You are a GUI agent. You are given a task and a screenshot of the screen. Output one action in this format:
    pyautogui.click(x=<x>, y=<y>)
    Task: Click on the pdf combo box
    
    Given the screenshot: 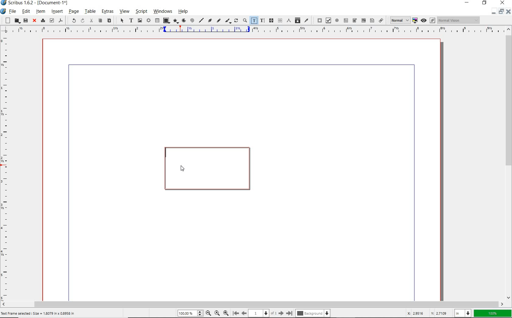 What is the action you would take?
    pyautogui.click(x=363, y=20)
    